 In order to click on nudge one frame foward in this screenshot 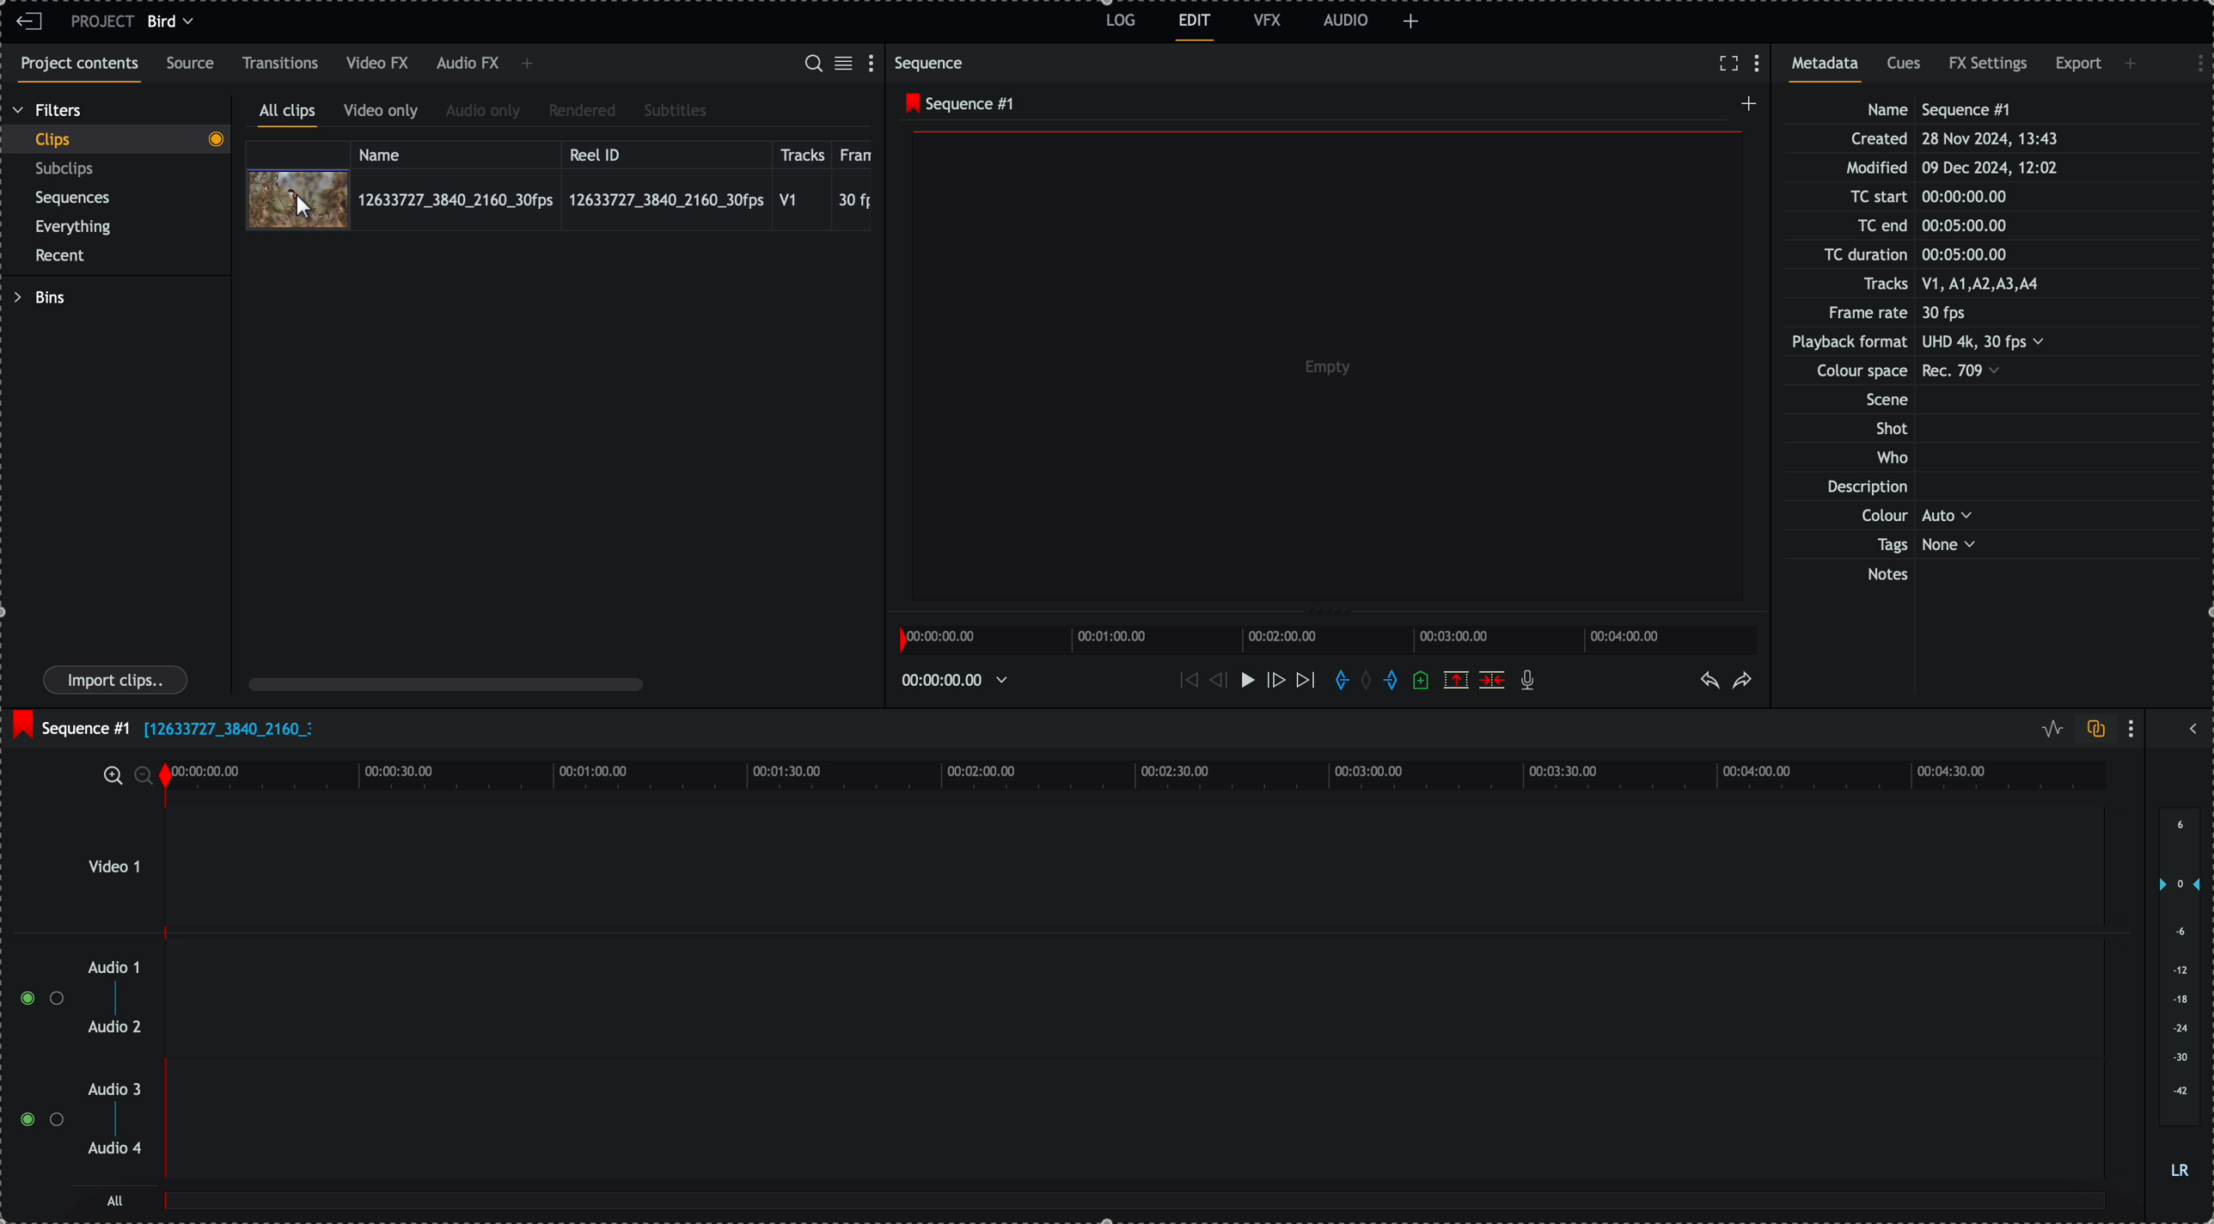, I will do `click(1275, 681)`.